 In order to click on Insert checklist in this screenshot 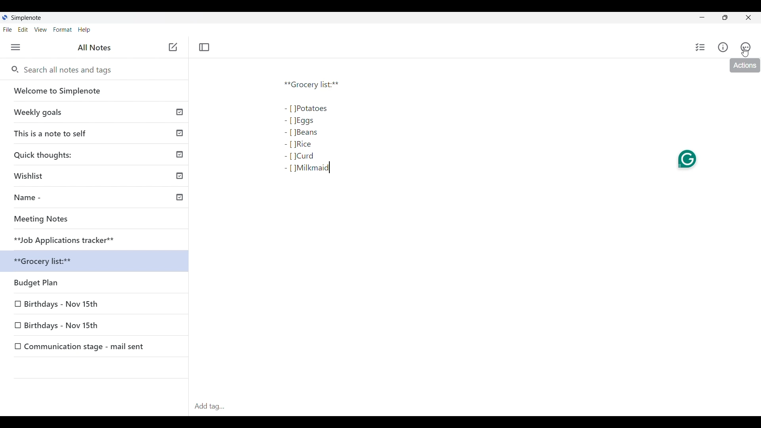, I will do `click(701, 47)`.